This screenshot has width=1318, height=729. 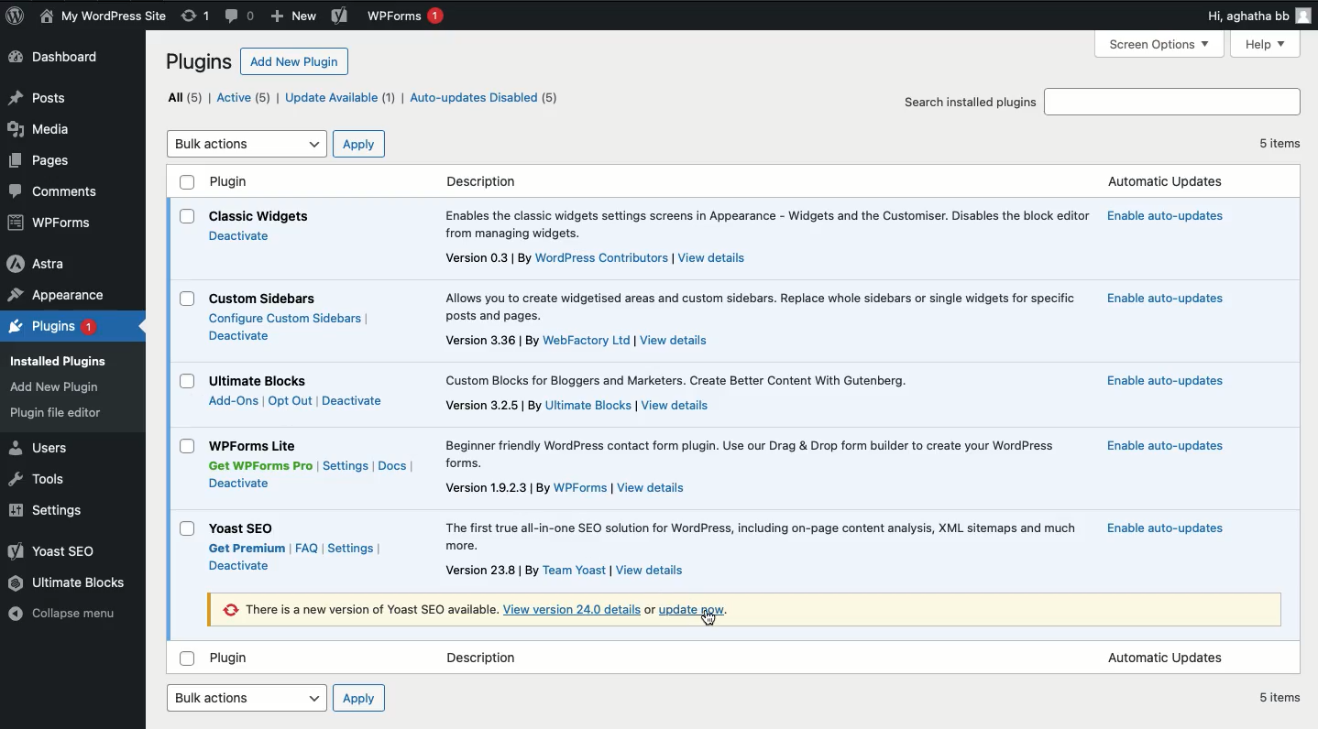 I want to click on 5 items, so click(x=1280, y=143).